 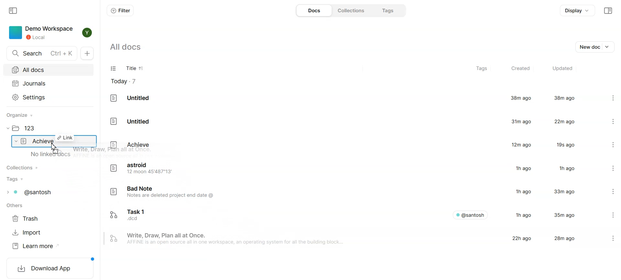 What do you see at coordinates (36, 246) in the screenshot?
I see `Learn more` at bounding box center [36, 246].